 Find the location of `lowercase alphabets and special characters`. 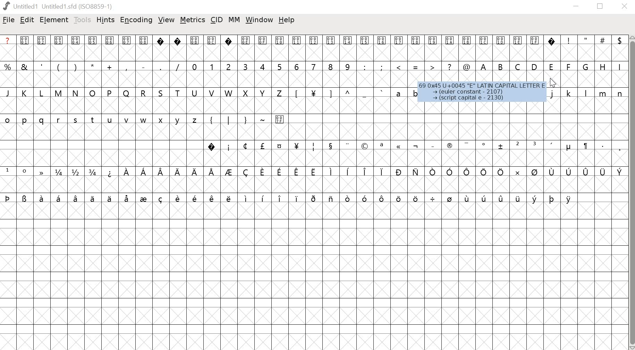

lowercase alphabets and special characters is located at coordinates (353, 93).